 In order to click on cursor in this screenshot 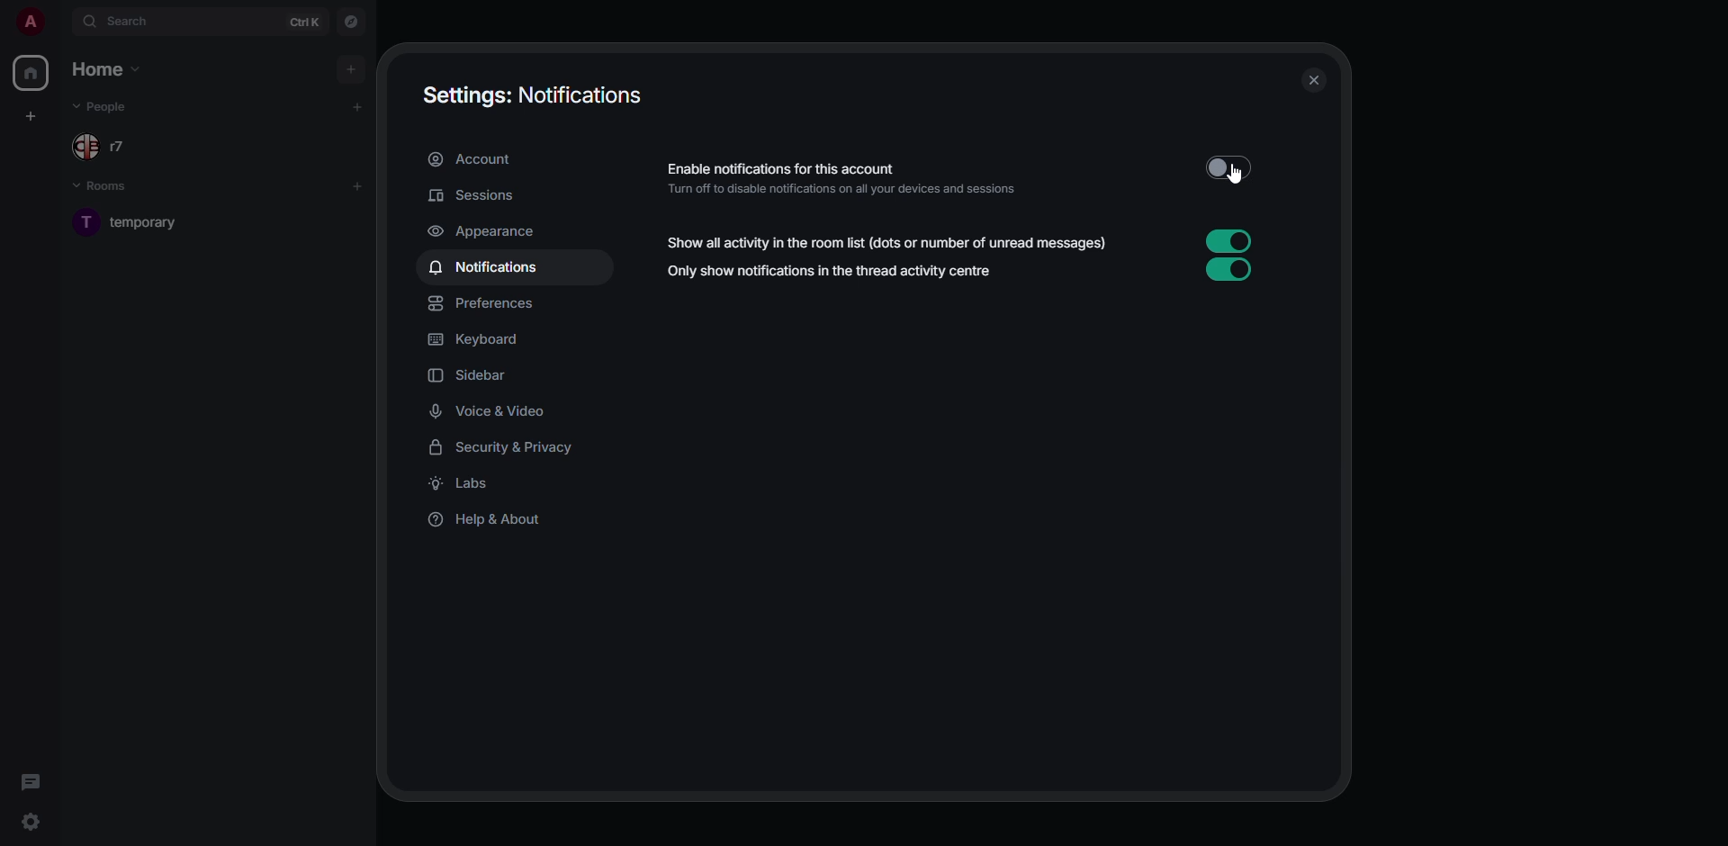, I will do `click(1232, 174)`.